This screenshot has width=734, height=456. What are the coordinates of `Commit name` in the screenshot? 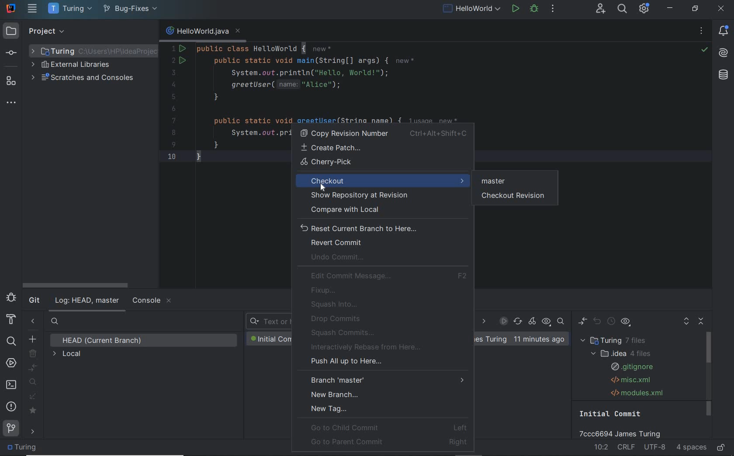 It's located at (624, 423).